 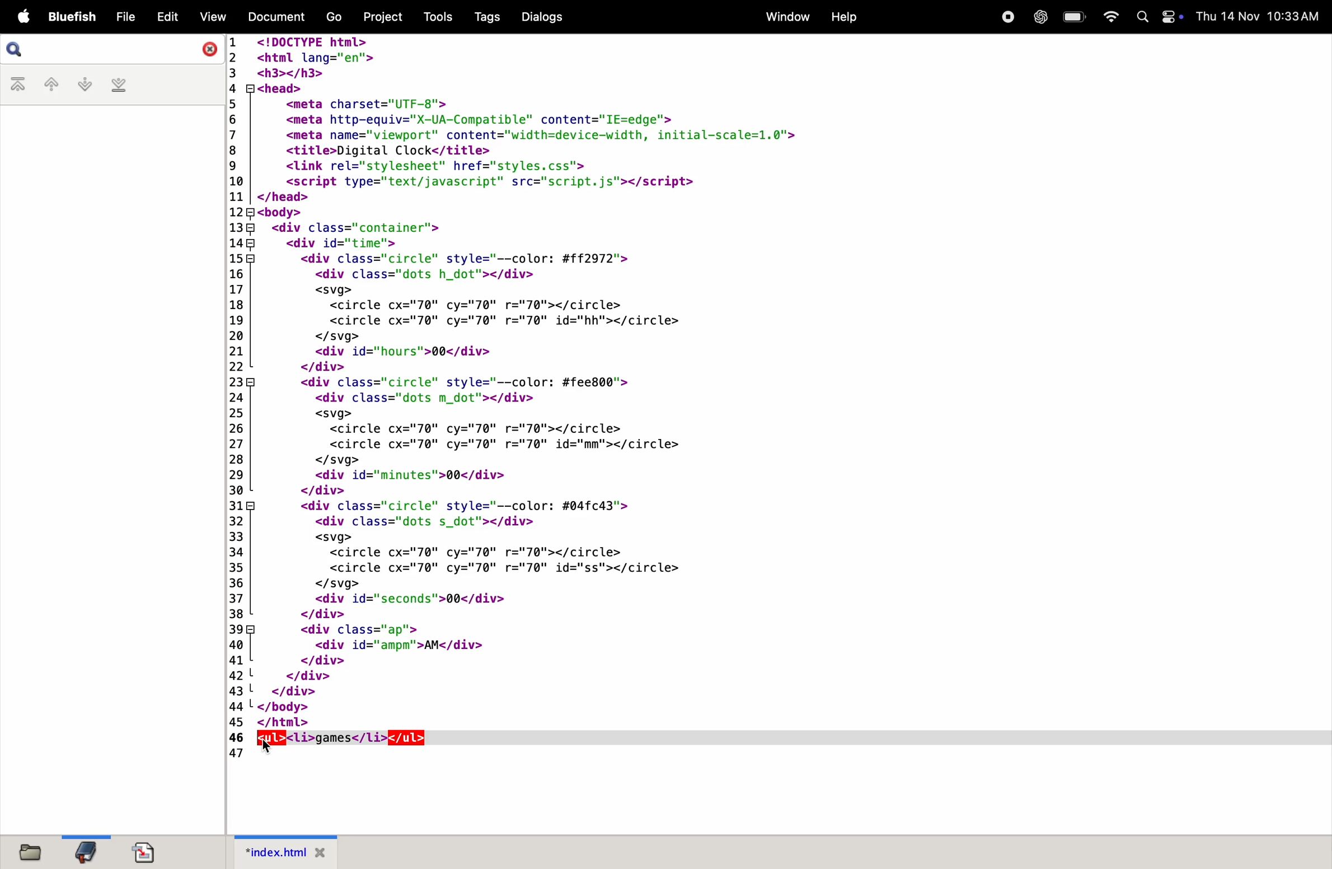 What do you see at coordinates (1072, 17) in the screenshot?
I see `battery` at bounding box center [1072, 17].